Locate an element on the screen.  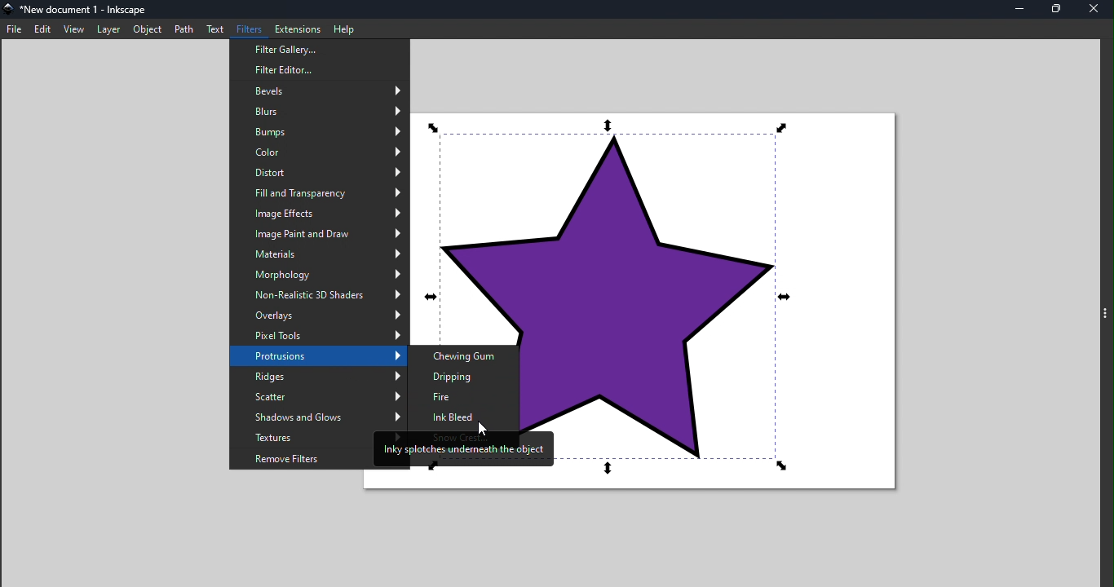
Image Paint and Draw is located at coordinates (319, 232).